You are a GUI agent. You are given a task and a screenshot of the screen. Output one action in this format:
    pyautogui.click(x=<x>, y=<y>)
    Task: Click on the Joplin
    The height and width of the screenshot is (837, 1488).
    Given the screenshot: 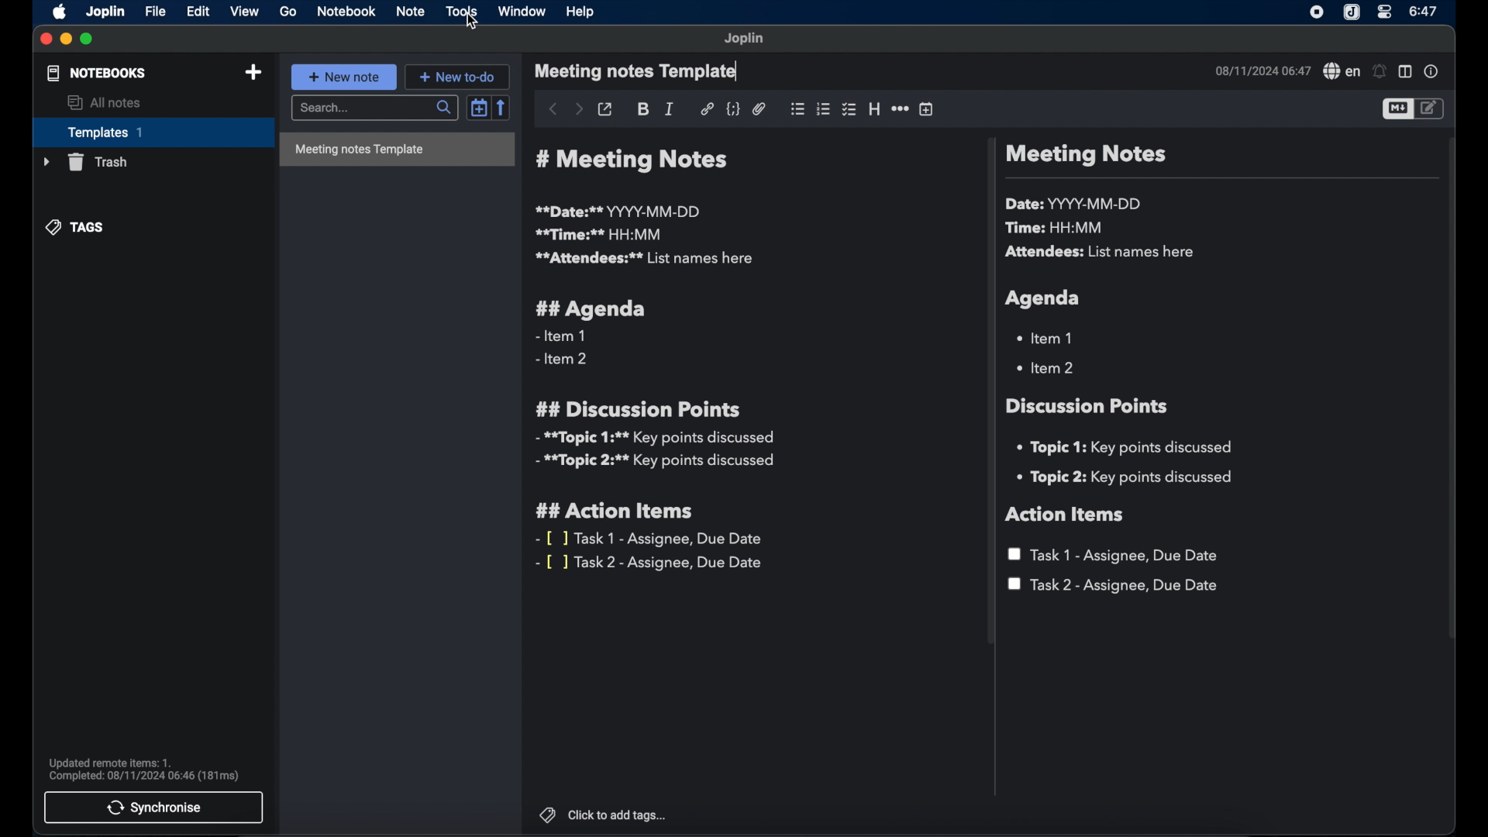 What is the action you would take?
    pyautogui.click(x=745, y=39)
    